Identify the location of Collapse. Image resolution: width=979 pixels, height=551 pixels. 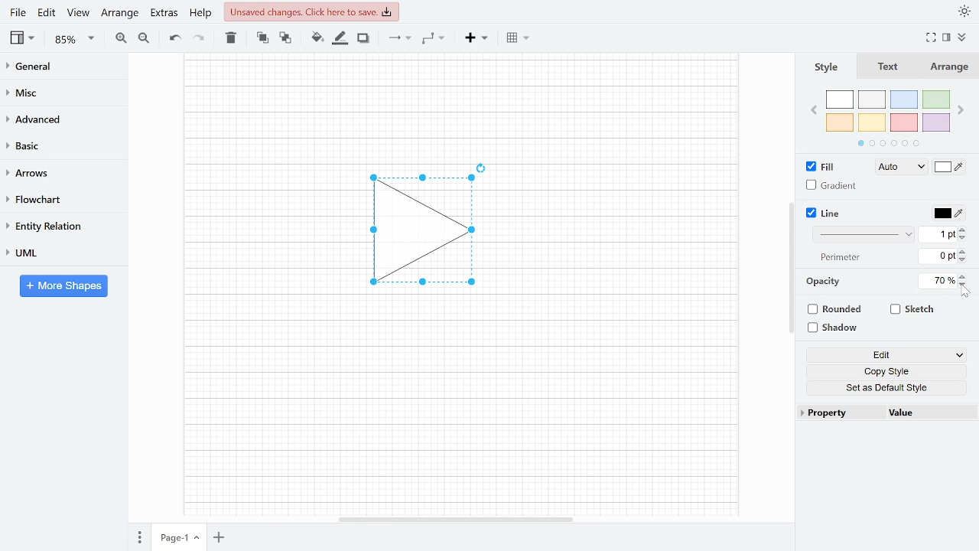
(968, 39).